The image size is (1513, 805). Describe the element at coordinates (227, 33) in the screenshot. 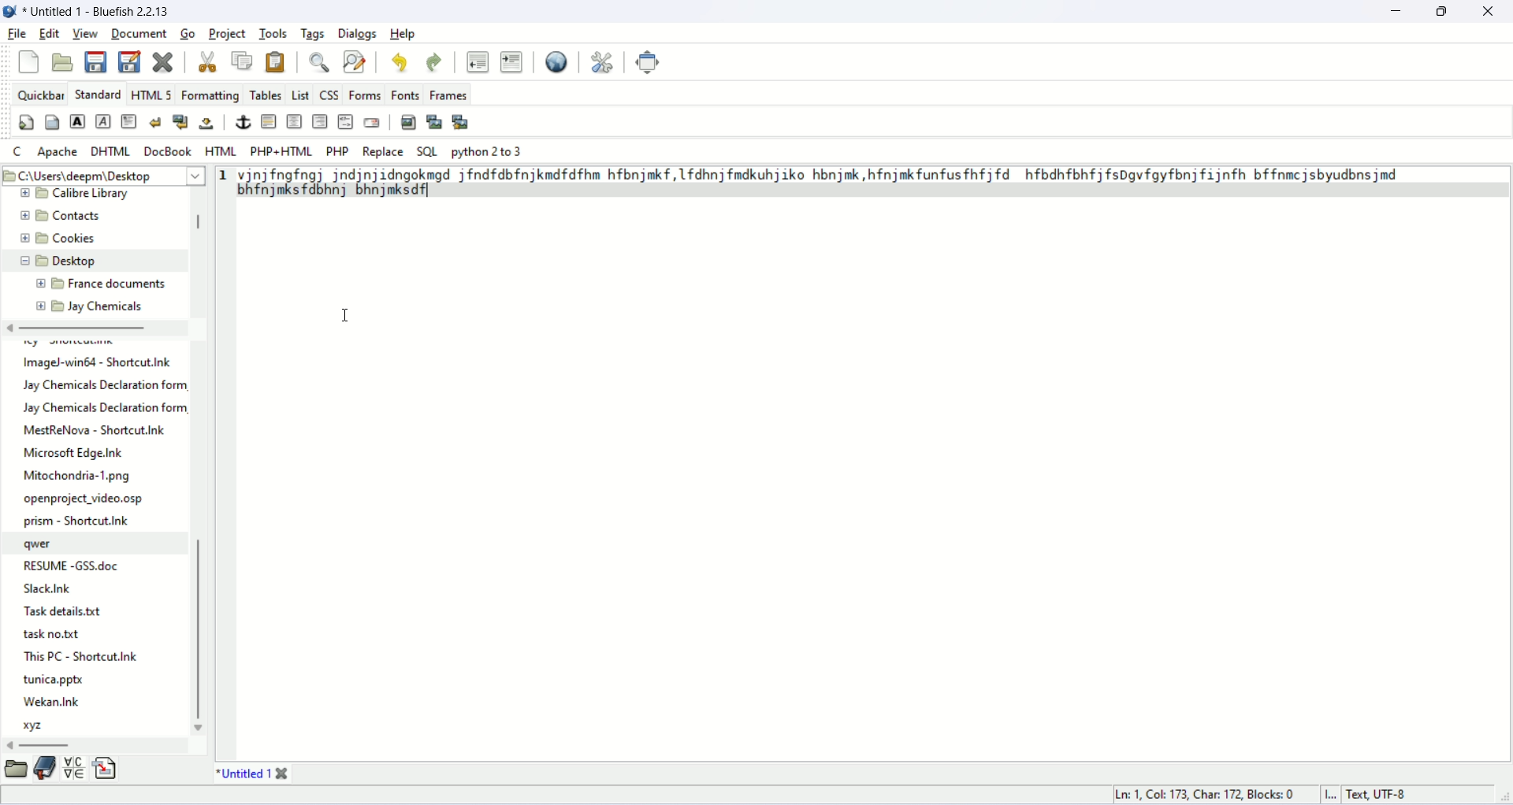

I see `project` at that location.